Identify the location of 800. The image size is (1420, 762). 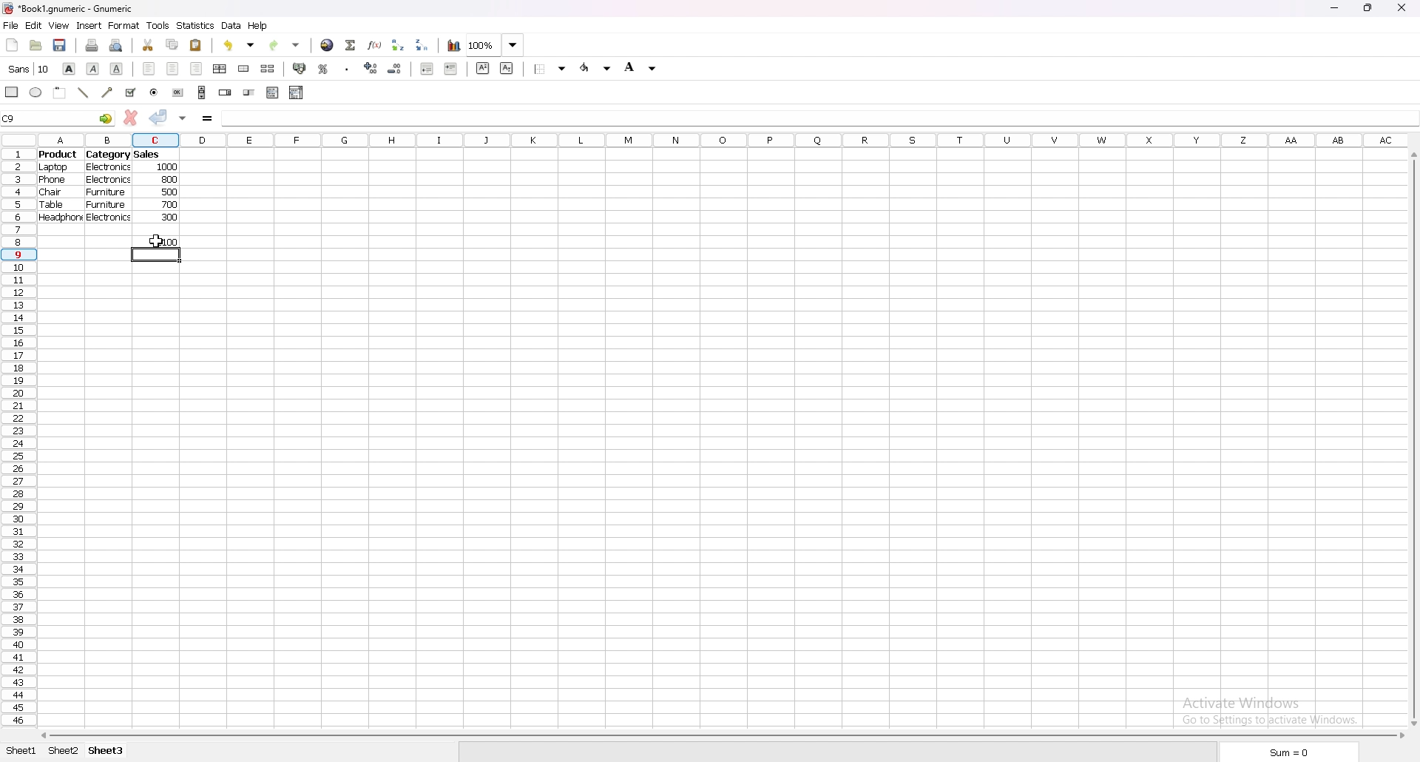
(171, 181).